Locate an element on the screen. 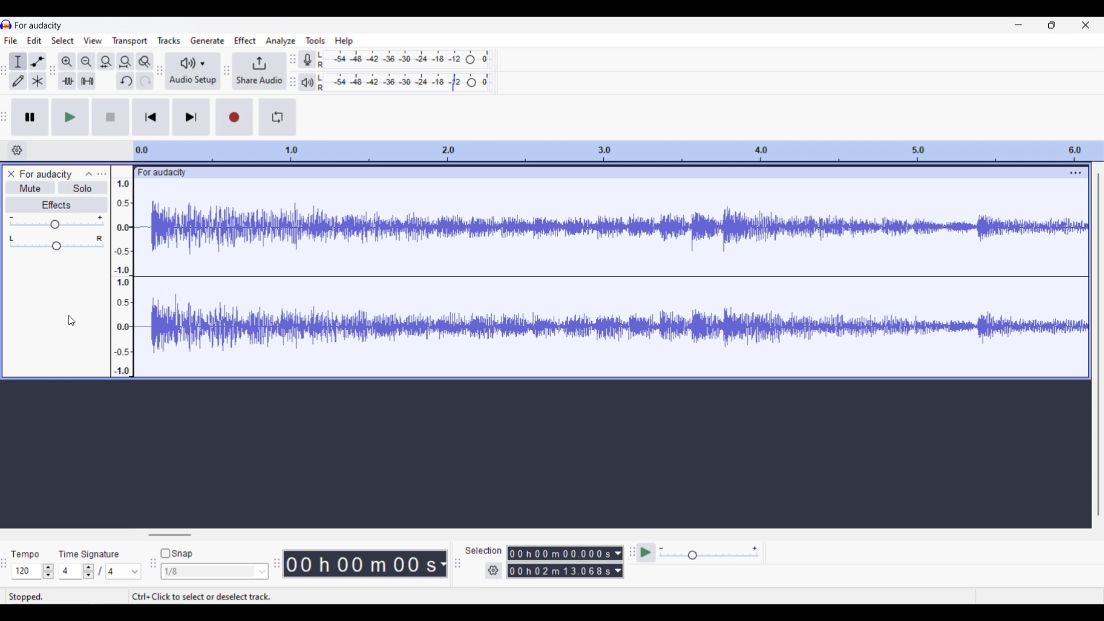 This screenshot has width=1104, height=621. For audacity is located at coordinates (47, 174).